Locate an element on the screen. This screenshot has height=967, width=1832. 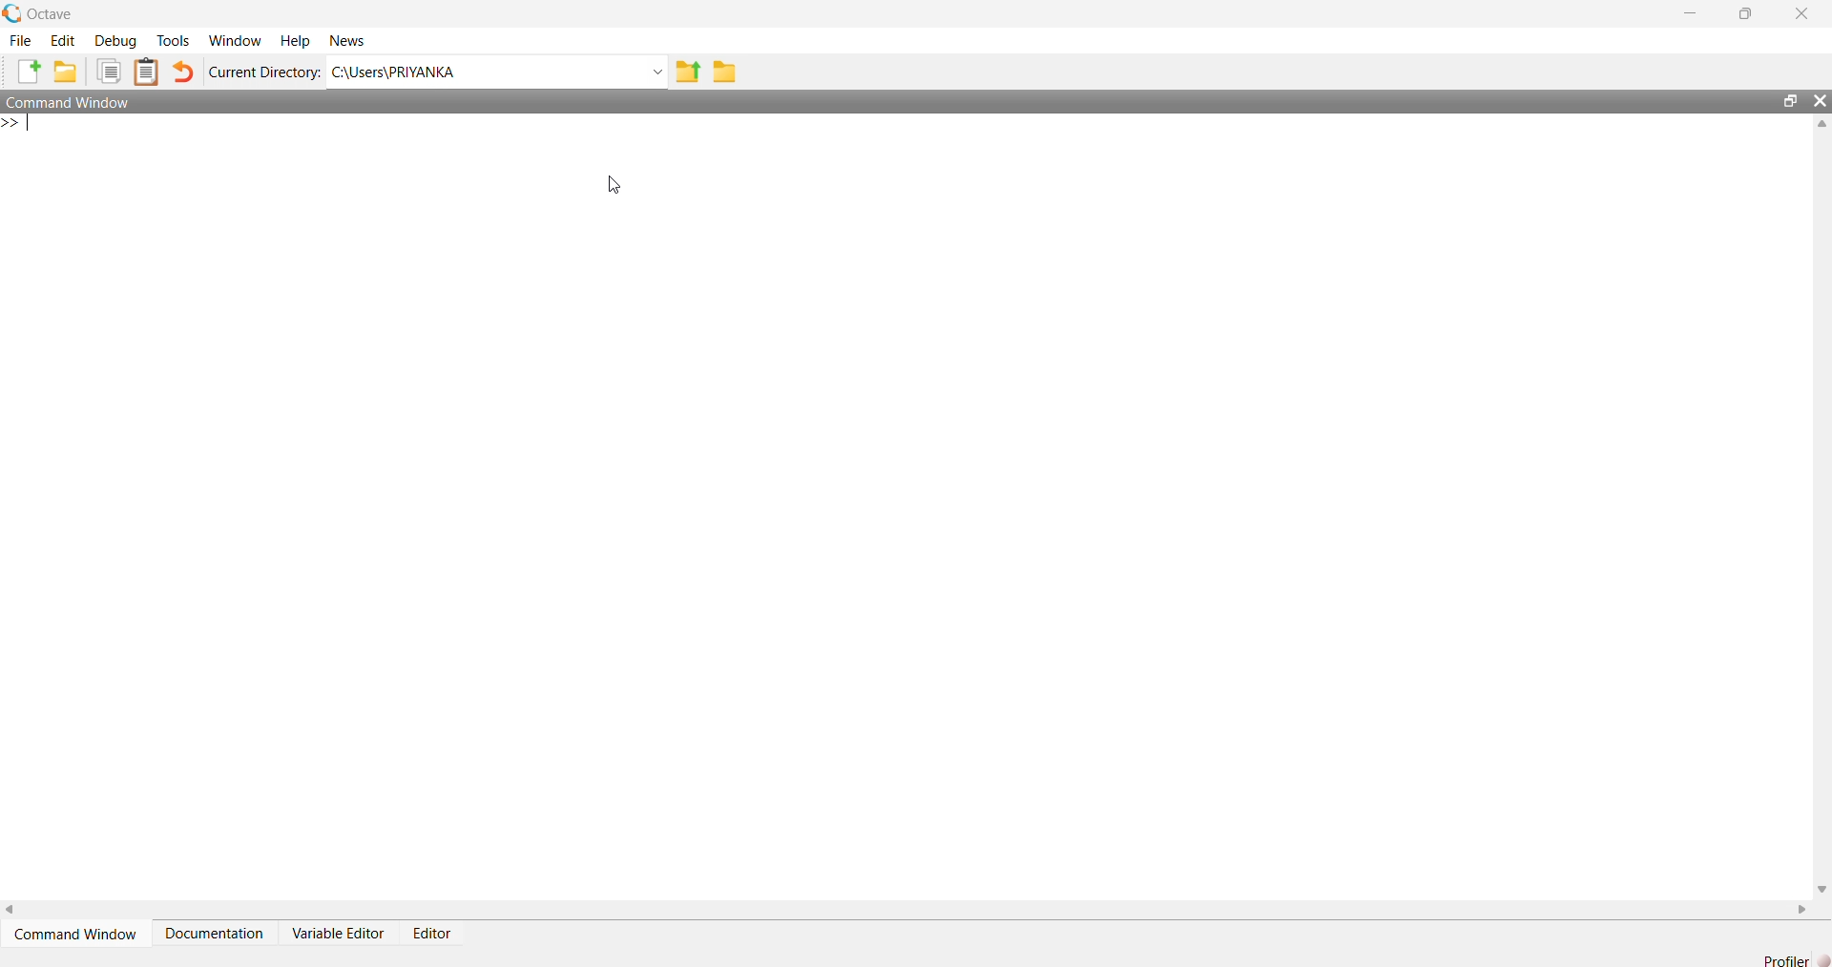
Octave is located at coordinates (45, 15).